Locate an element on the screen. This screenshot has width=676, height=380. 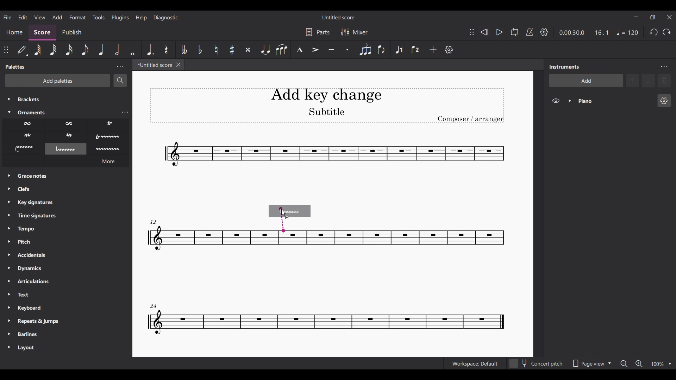
Tie is located at coordinates (265, 50).